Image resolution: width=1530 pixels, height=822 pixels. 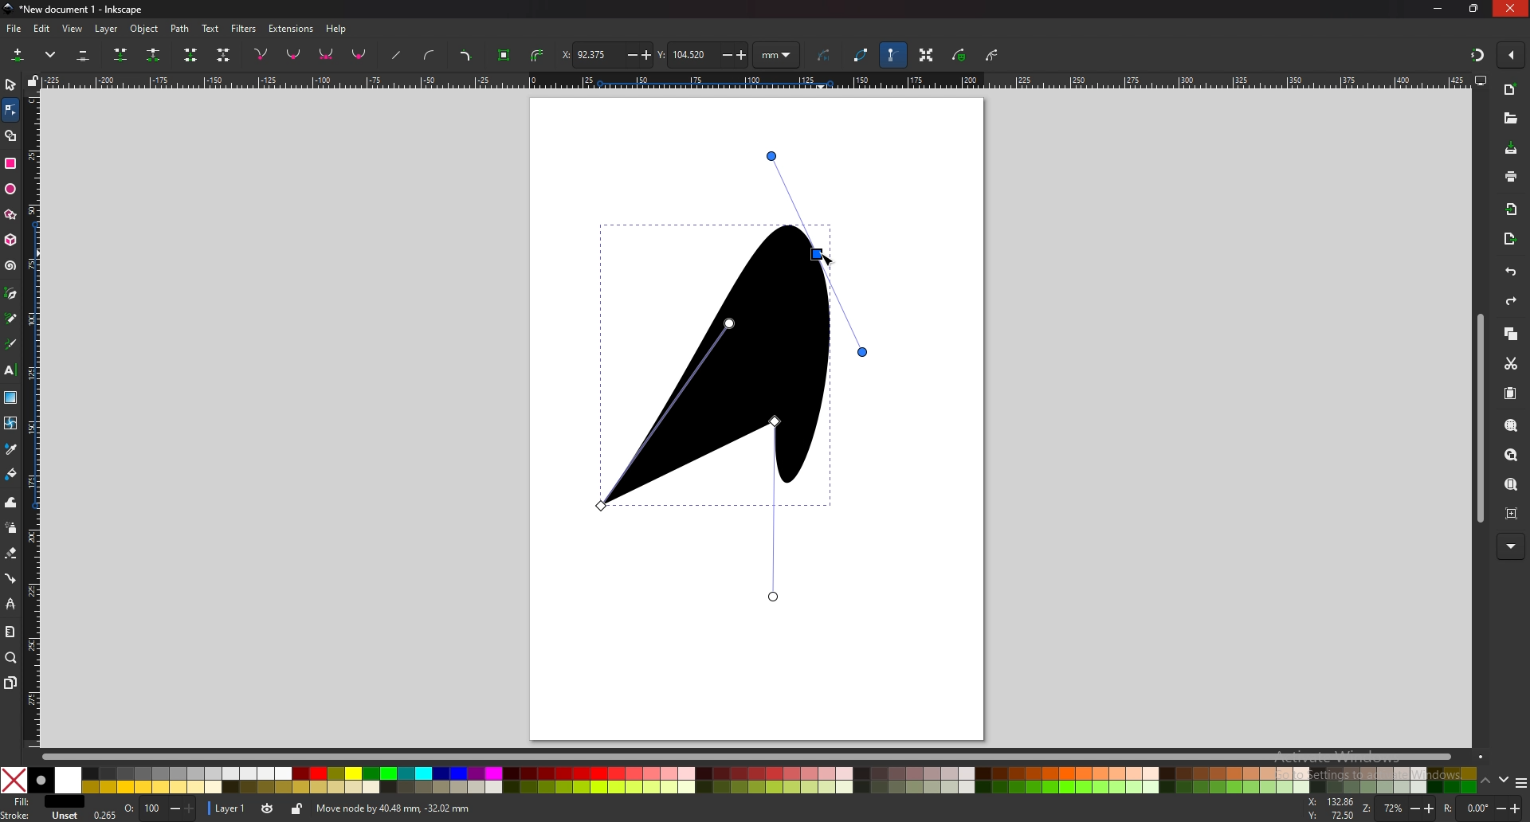 I want to click on text, so click(x=10, y=370).